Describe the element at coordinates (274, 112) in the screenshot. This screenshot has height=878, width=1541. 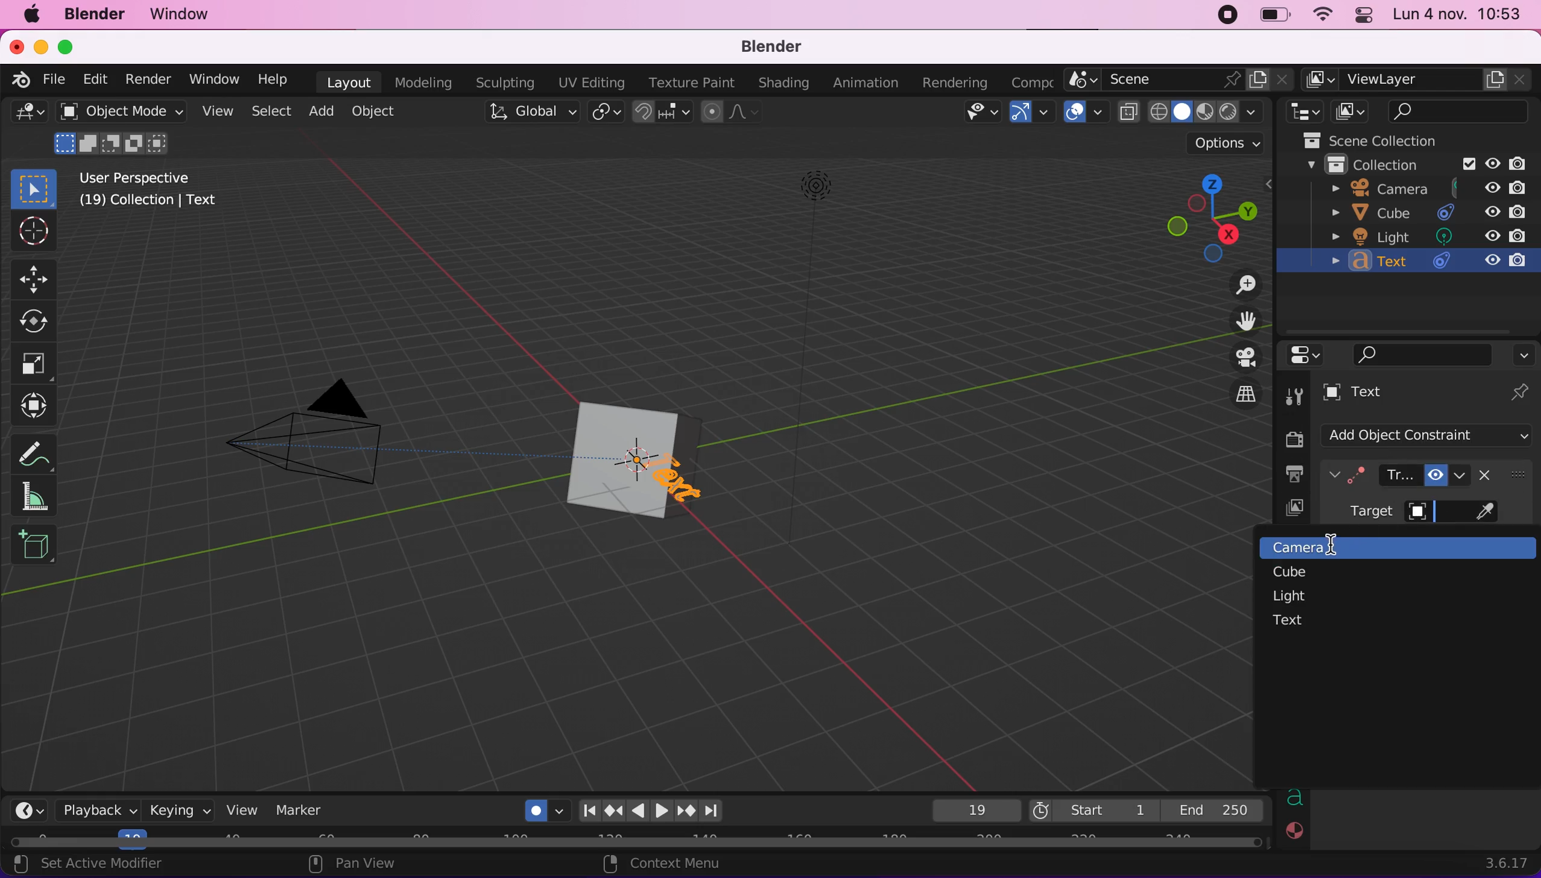
I see `select` at that location.